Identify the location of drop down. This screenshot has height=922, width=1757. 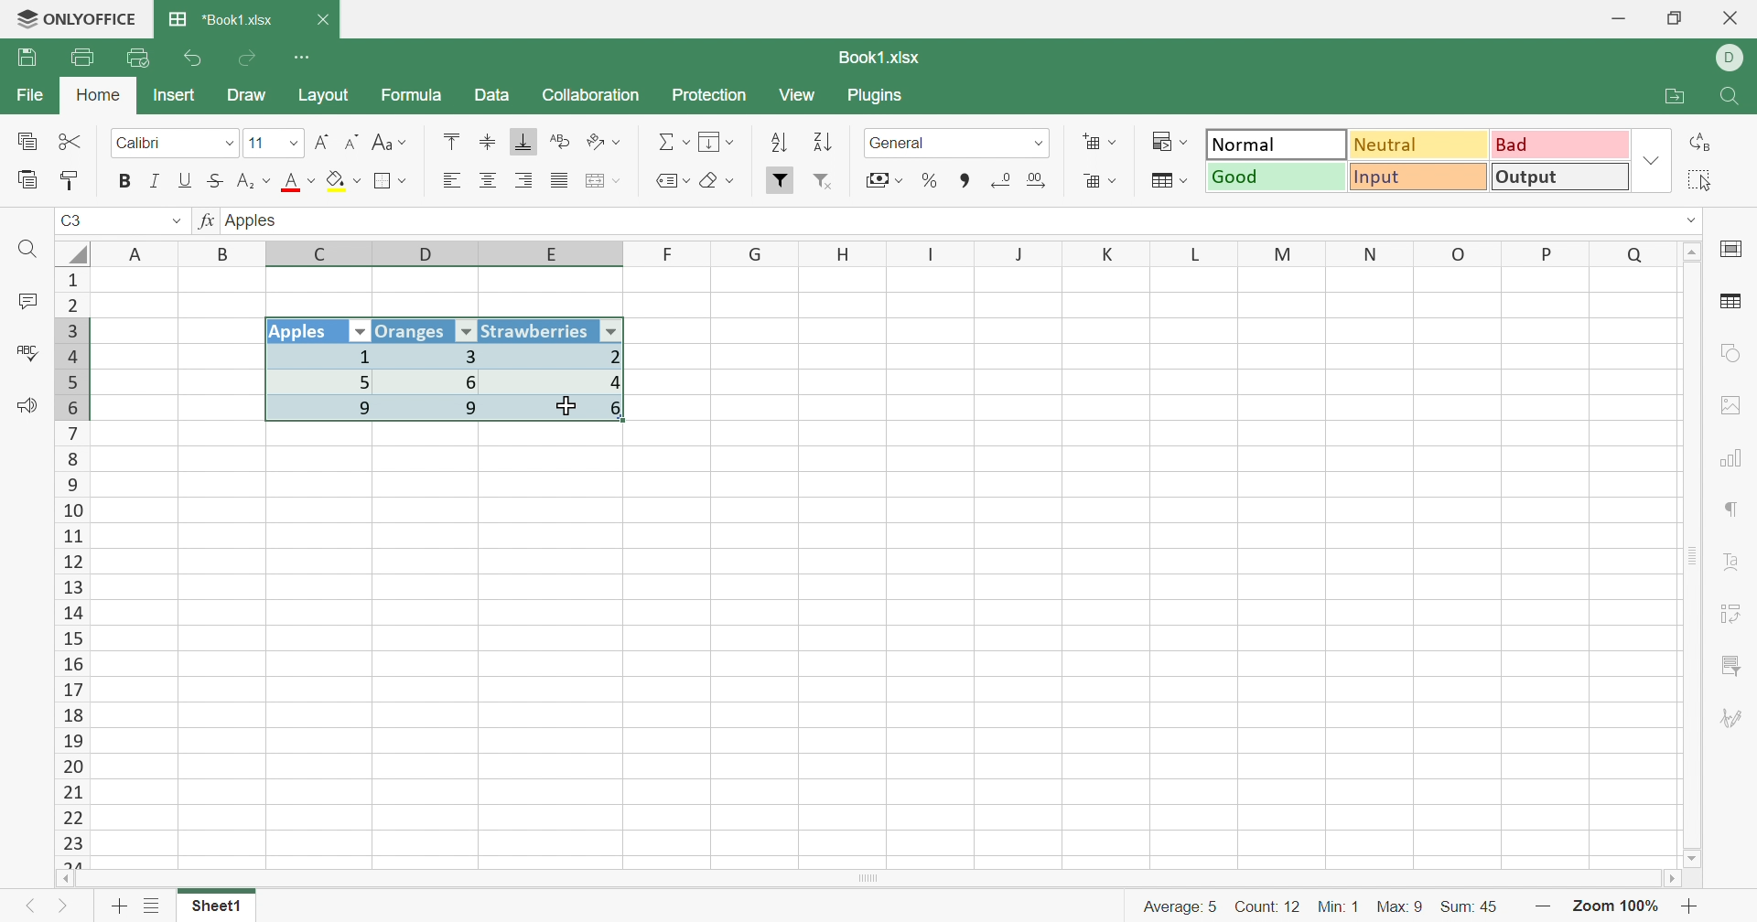
(176, 222).